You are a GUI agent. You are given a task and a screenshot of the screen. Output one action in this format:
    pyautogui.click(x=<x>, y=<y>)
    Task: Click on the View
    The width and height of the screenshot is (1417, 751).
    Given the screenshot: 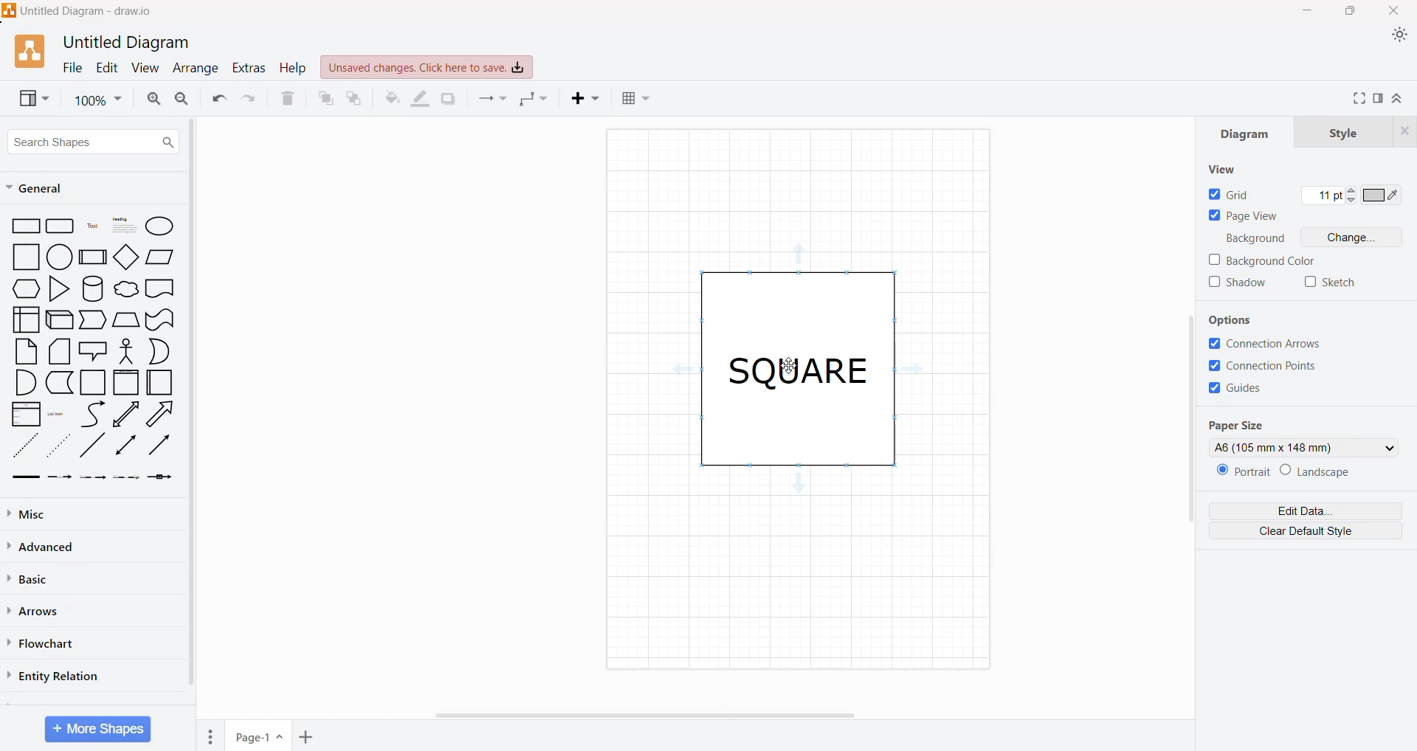 What is the action you would take?
    pyautogui.click(x=1227, y=170)
    